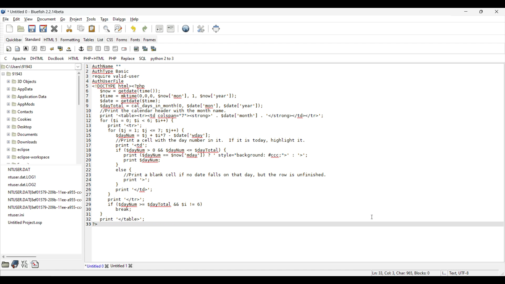 This screenshot has height=284, width=505. Describe the element at coordinates (113, 28) in the screenshot. I see `Search and replace` at that location.